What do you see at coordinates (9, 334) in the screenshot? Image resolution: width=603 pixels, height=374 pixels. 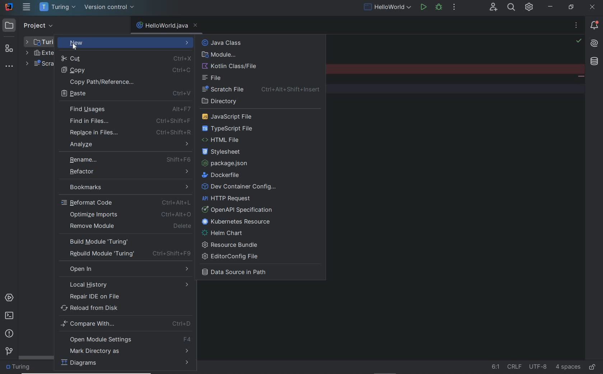 I see `problems` at bounding box center [9, 334].